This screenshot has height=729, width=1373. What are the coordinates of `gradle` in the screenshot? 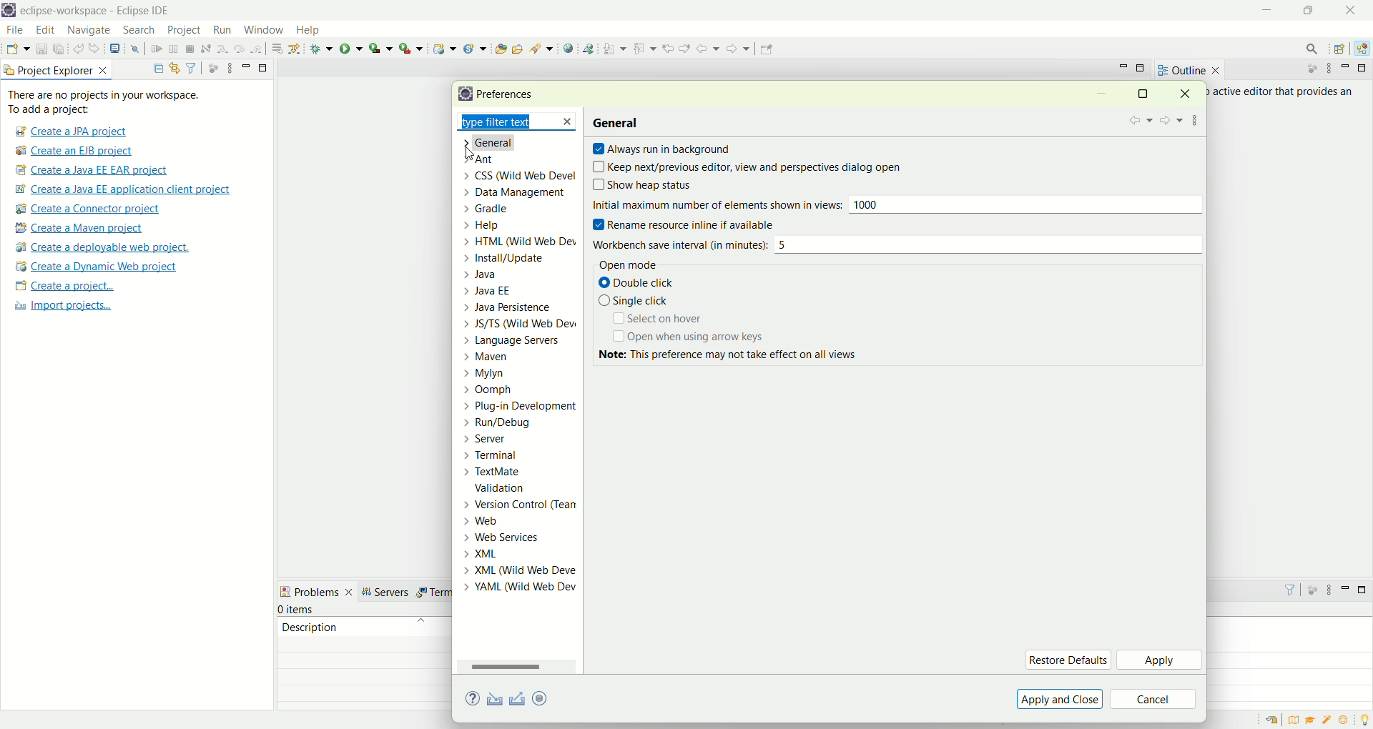 It's located at (517, 209).